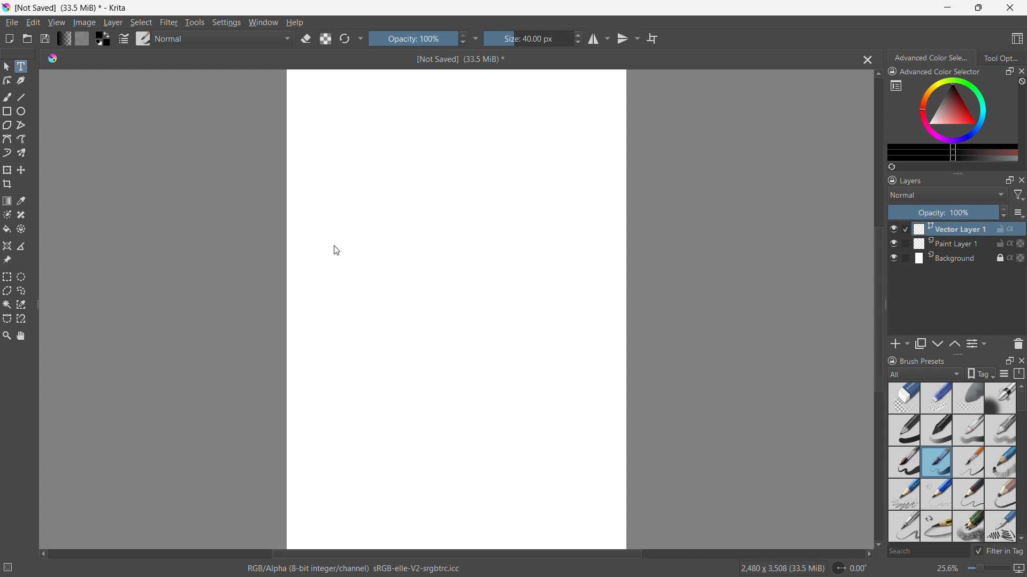  What do you see at coordinates (21, 336) in the screenshot?
I see `pan tool` at bounding box center [21, 336].